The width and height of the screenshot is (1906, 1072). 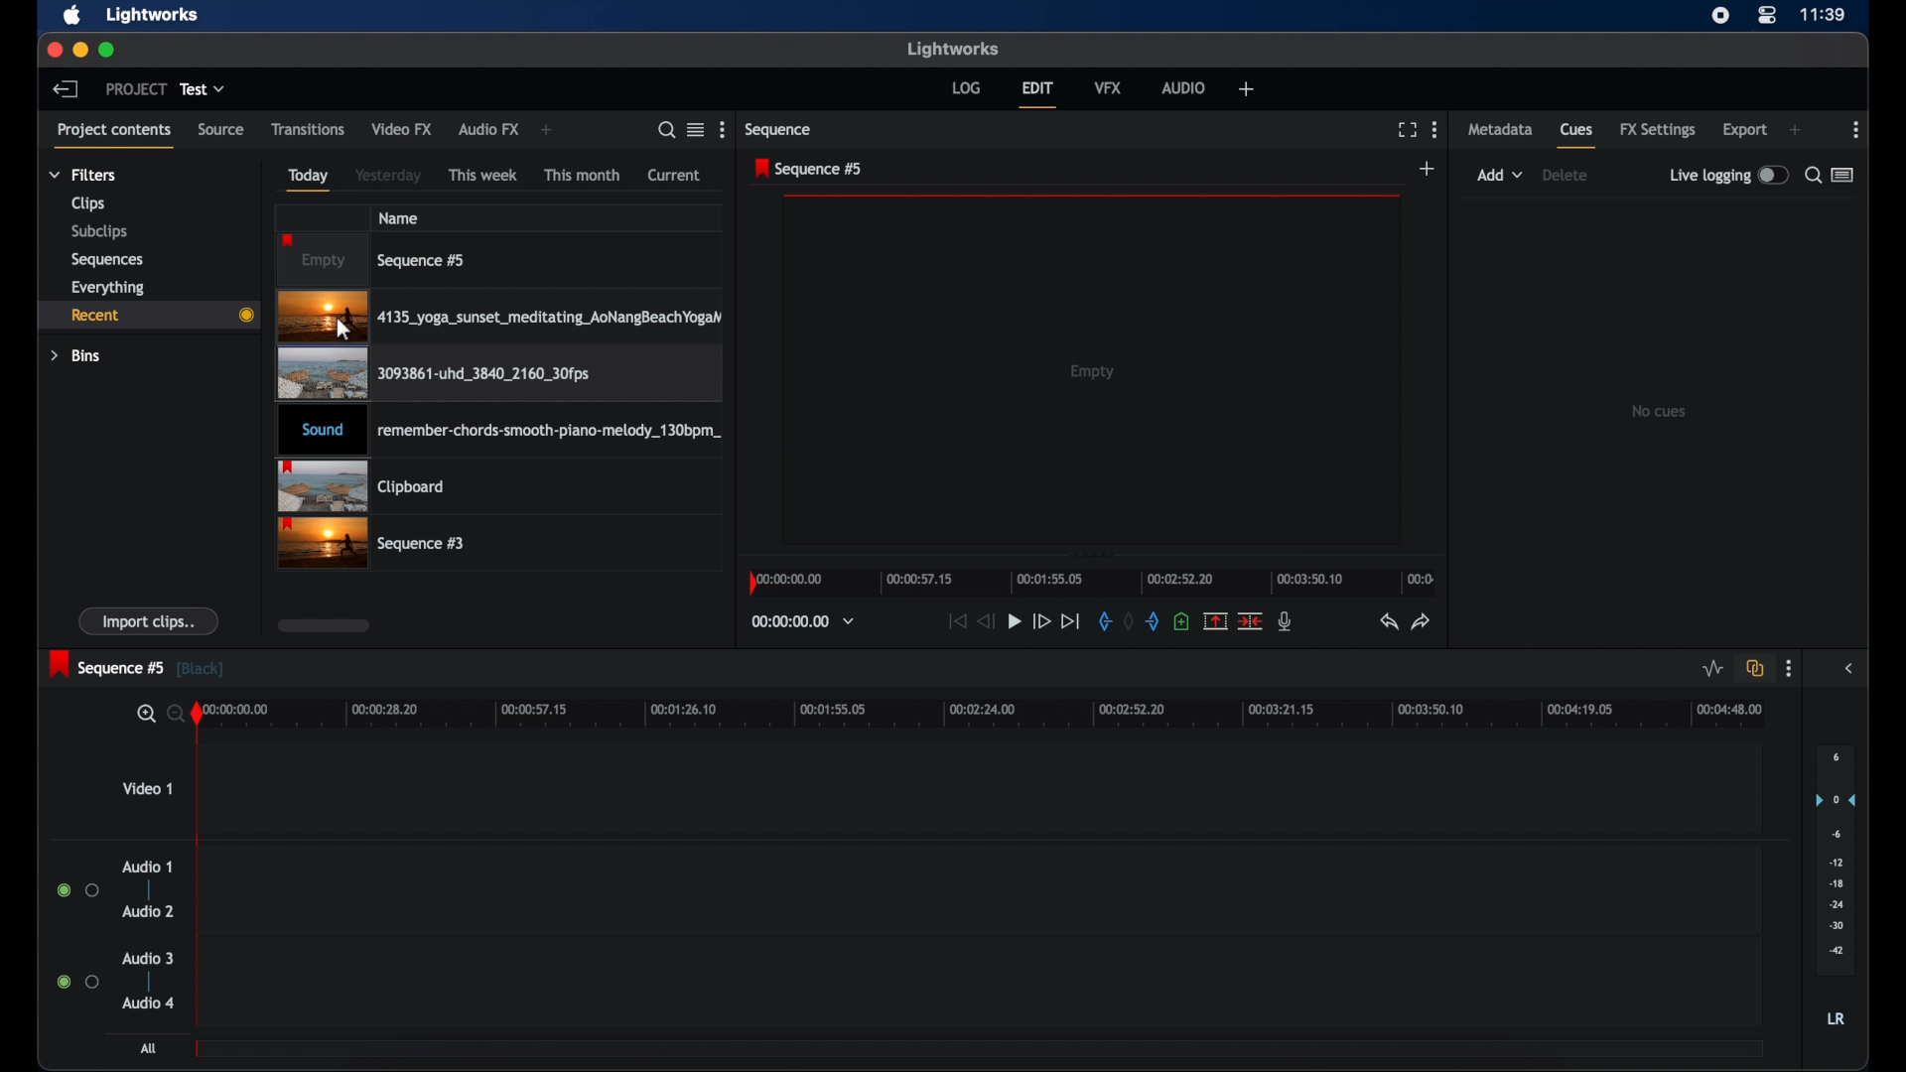 I want to click on sequences, so click(x=106, y=260).